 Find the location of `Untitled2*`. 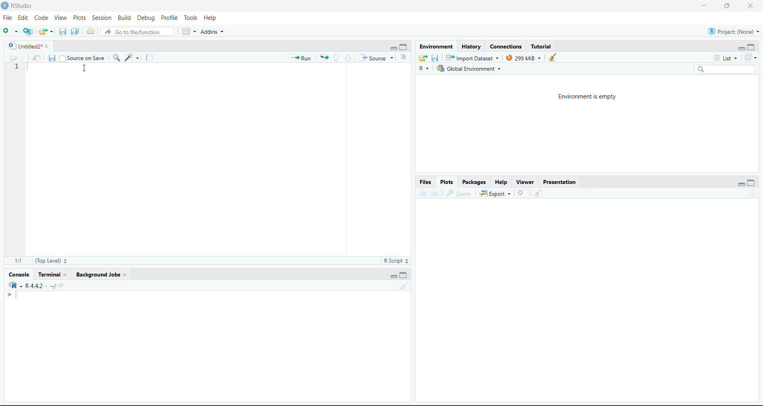

Untitled2* is located at coordinates (24, 46).